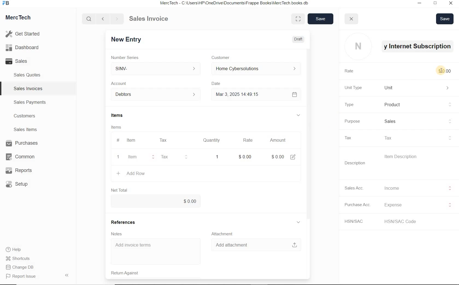  I want to click on Quantity, so click(212, 140).